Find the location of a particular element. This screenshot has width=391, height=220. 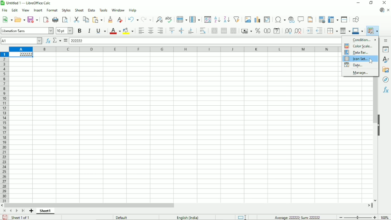

Add sheet is located at coordinates (32, 211).